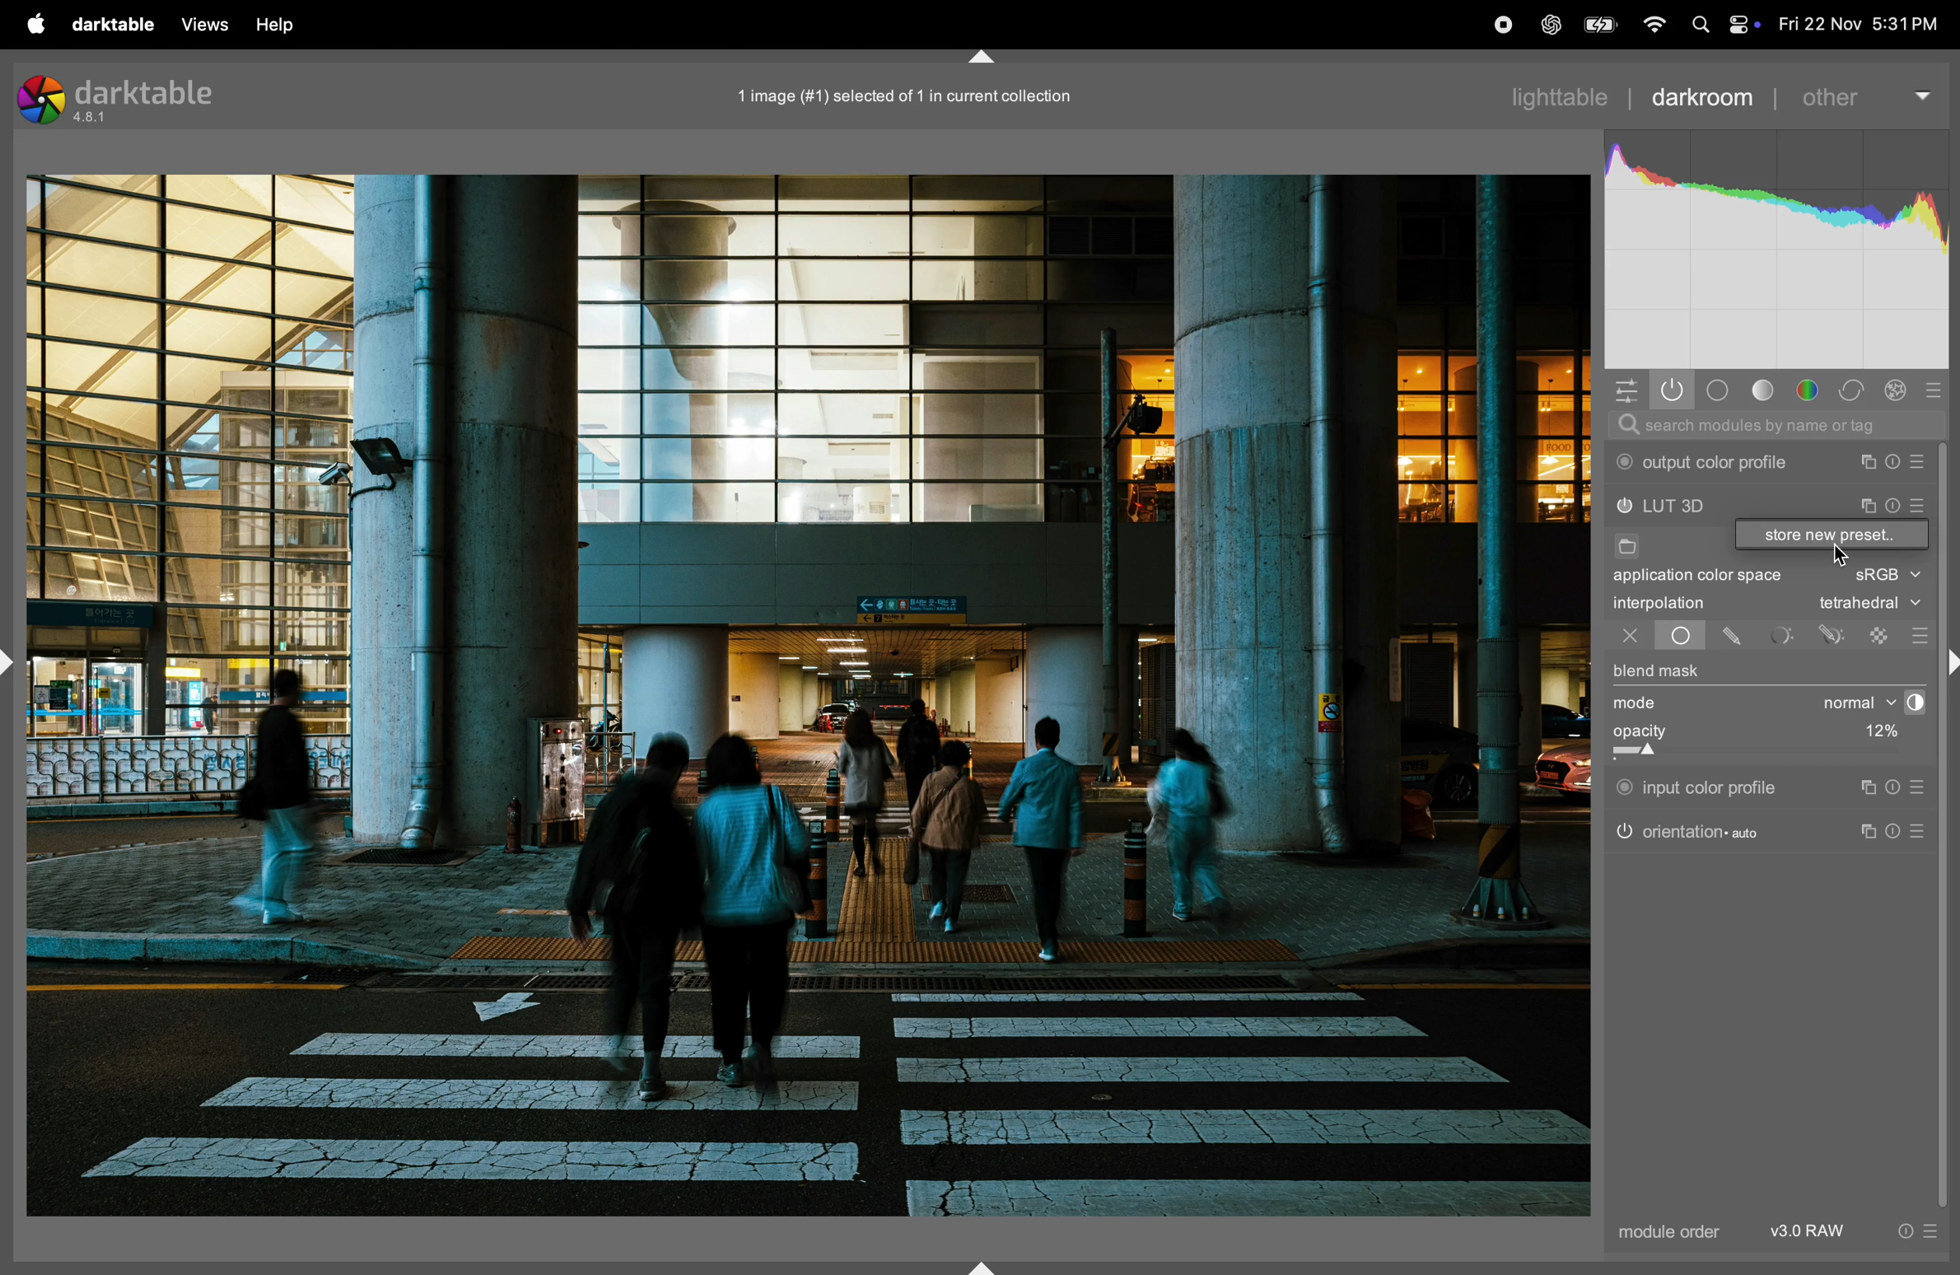 This screenshot has width=1960, height=1275. Describe the element at coordinates (1640, 704) in the screenshot. I see `mode` at that location.